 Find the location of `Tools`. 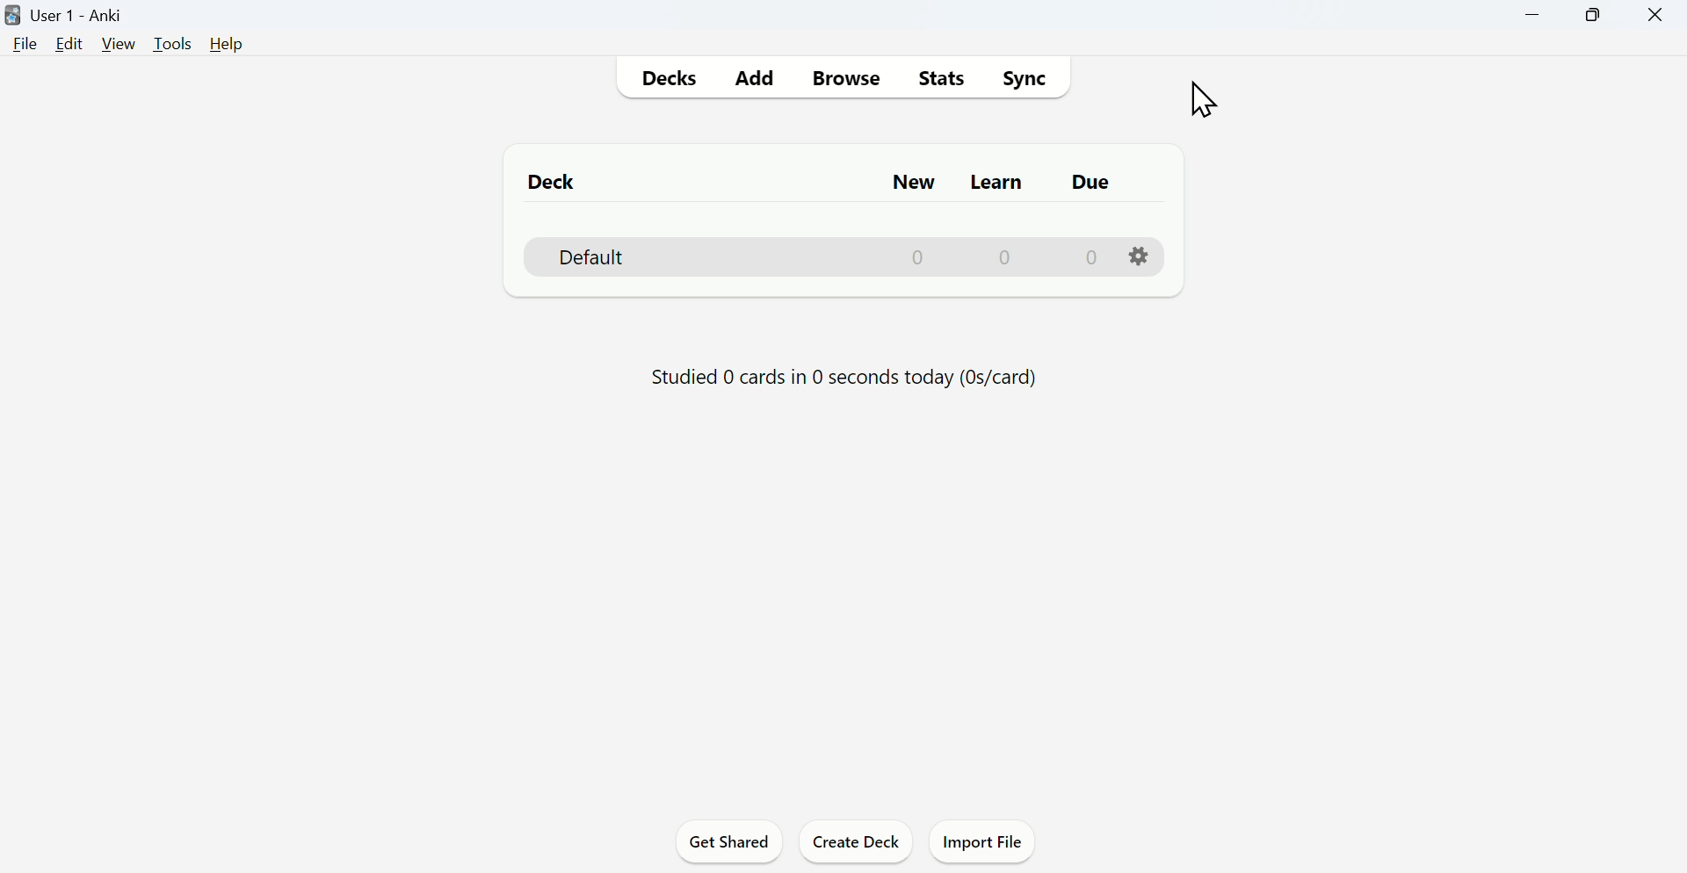

Tools is located at coordinates (175, 44).